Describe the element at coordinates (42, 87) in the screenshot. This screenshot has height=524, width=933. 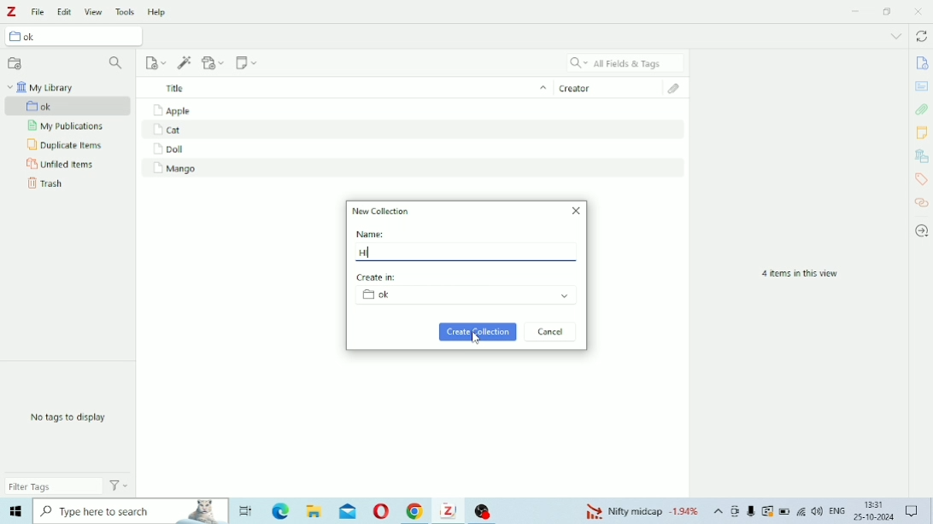
I see `My Library` at that location.